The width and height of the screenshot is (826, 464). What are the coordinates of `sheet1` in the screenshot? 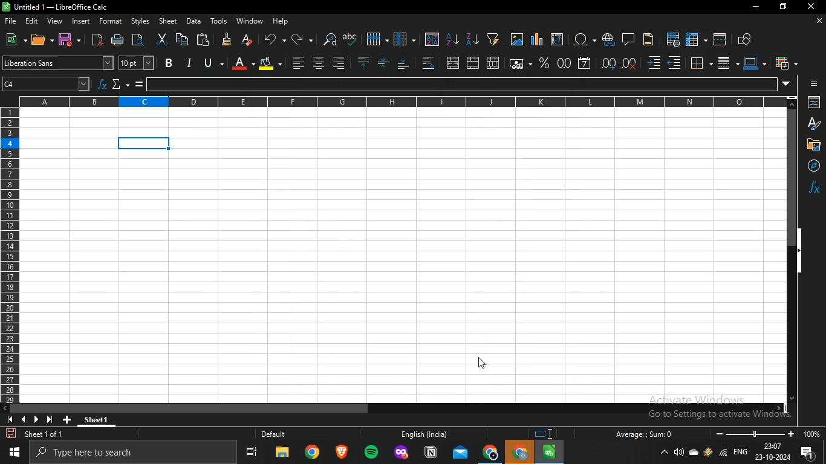 It's located at (103, 418).